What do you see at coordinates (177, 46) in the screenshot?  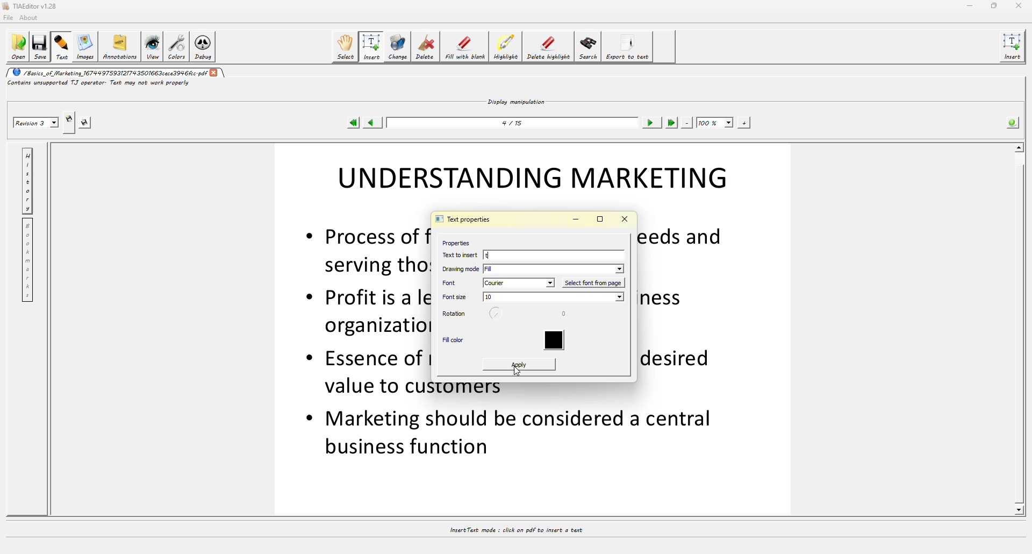 I see `colors` at bounding box center [177, 46].